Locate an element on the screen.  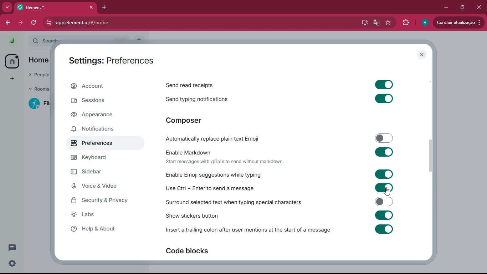
google translate is located at coordinates (376, 24).